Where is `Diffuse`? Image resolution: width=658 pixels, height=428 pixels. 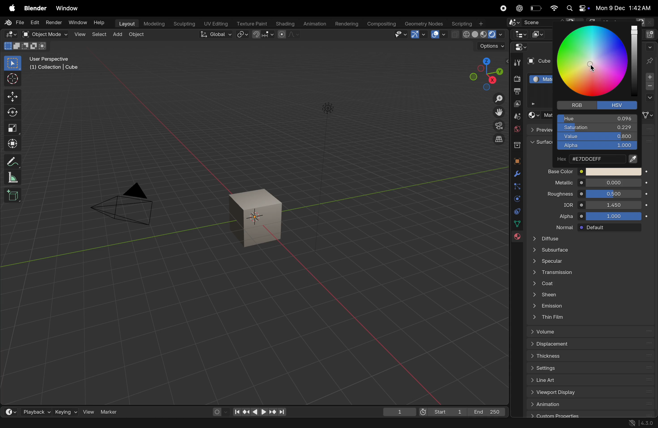 Diffuse is located at coordinates (588, 238).